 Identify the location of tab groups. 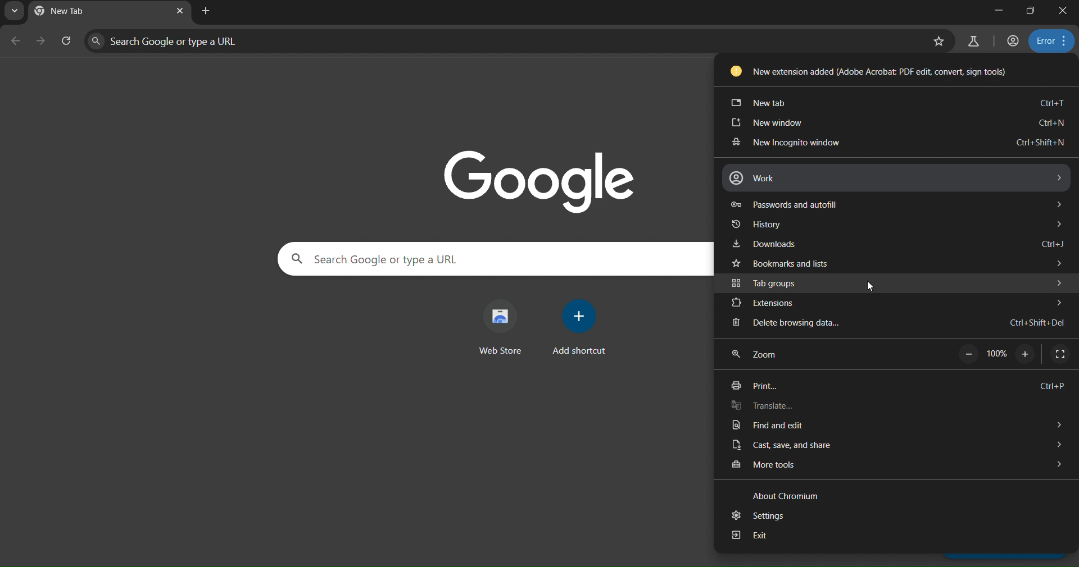
(900, 283).